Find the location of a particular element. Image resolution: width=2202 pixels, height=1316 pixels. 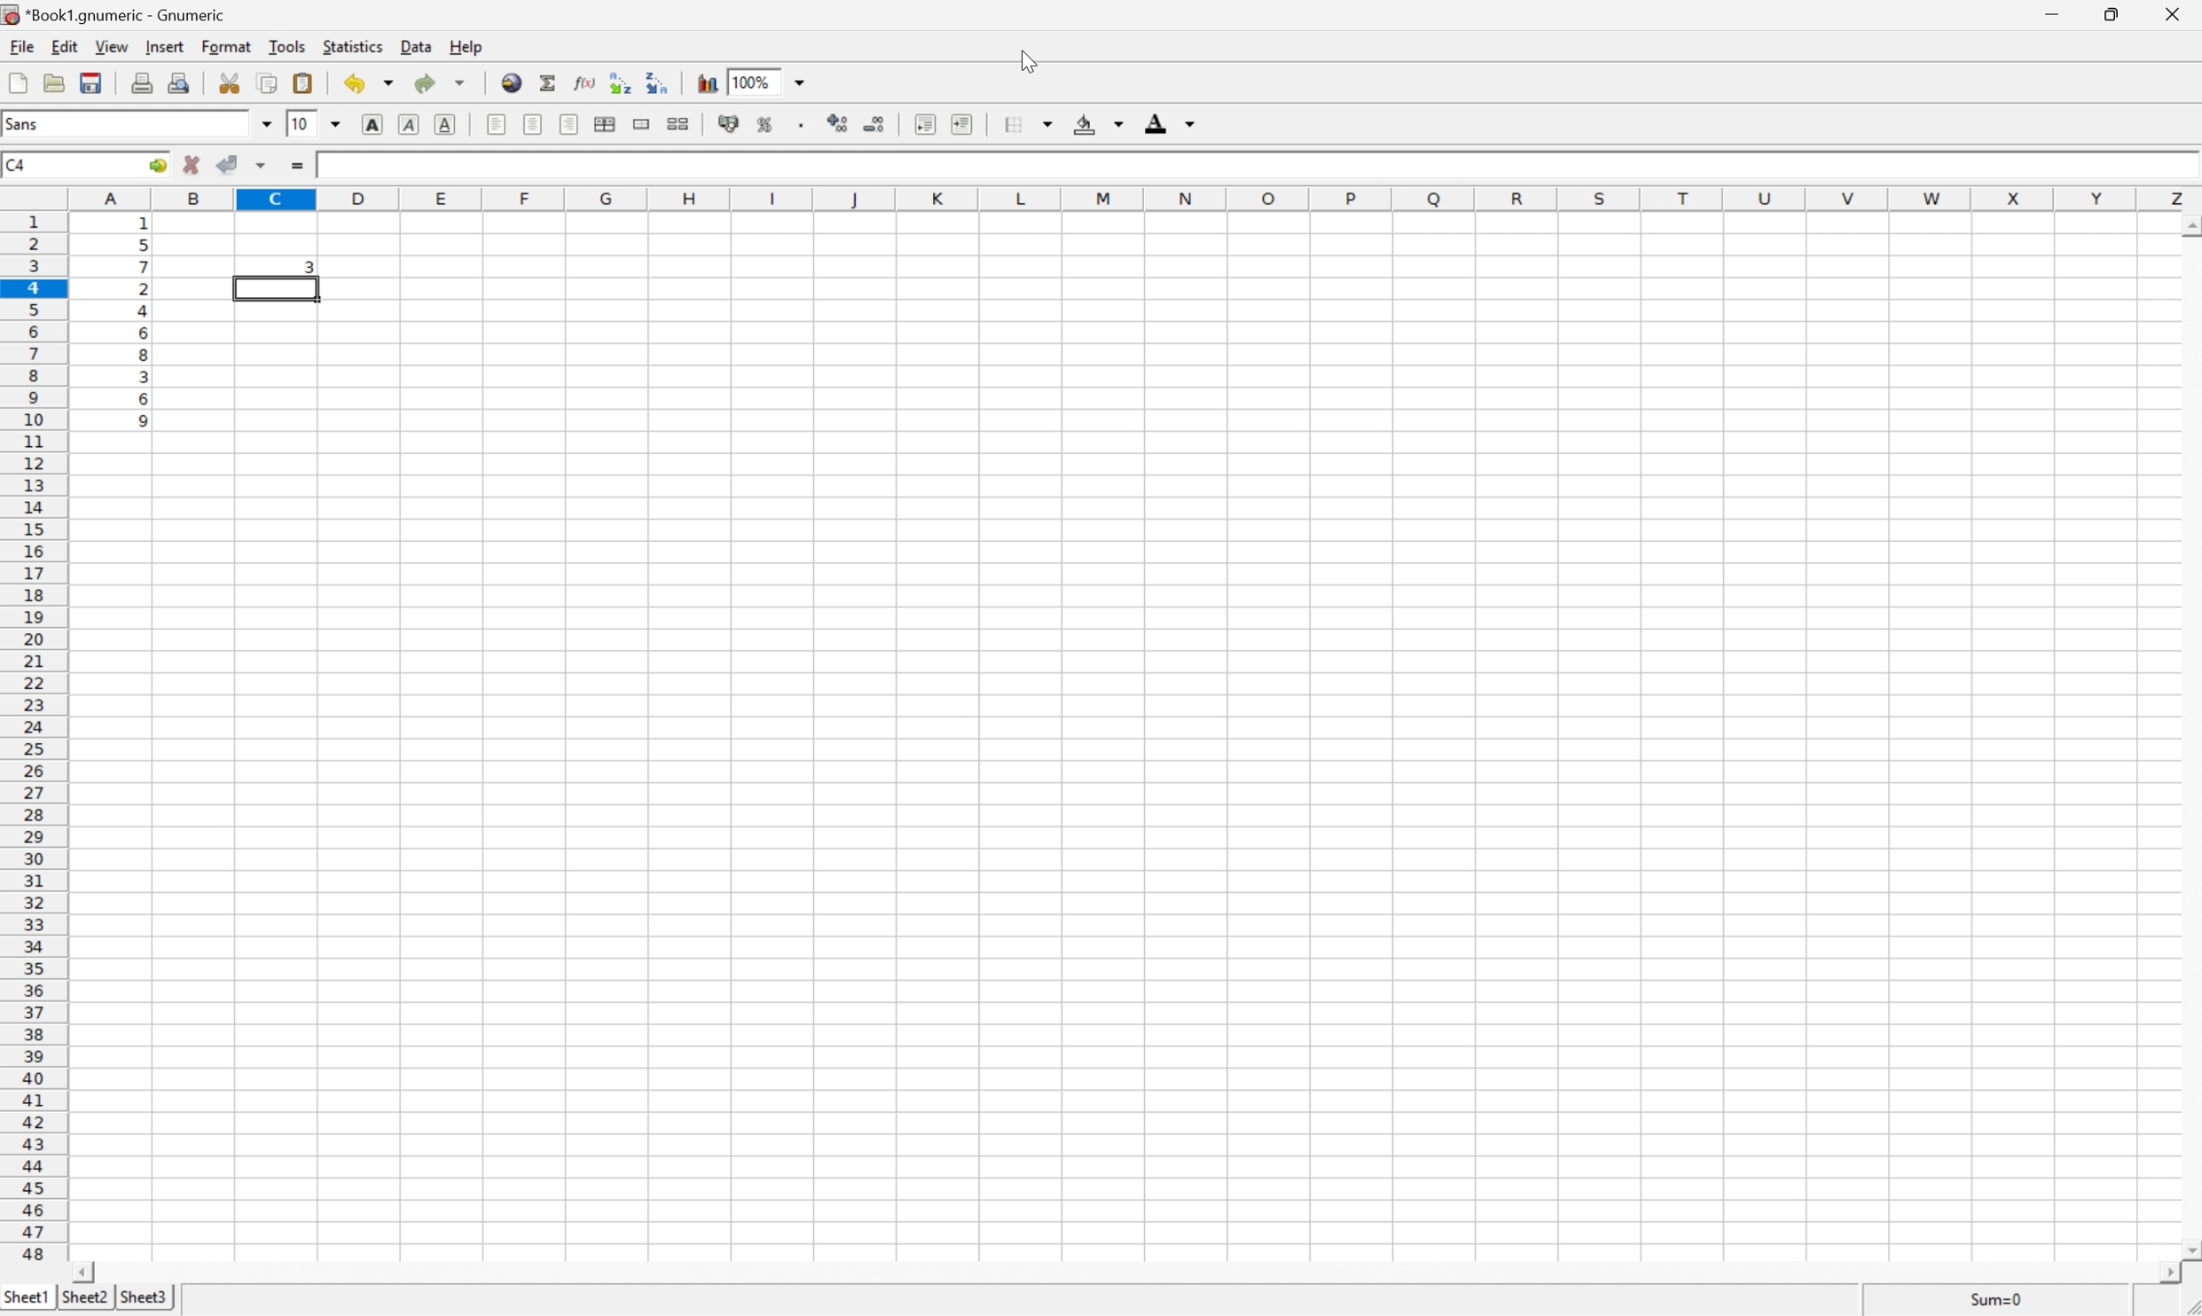

sheet3 is located at coordinates (145, 1295).